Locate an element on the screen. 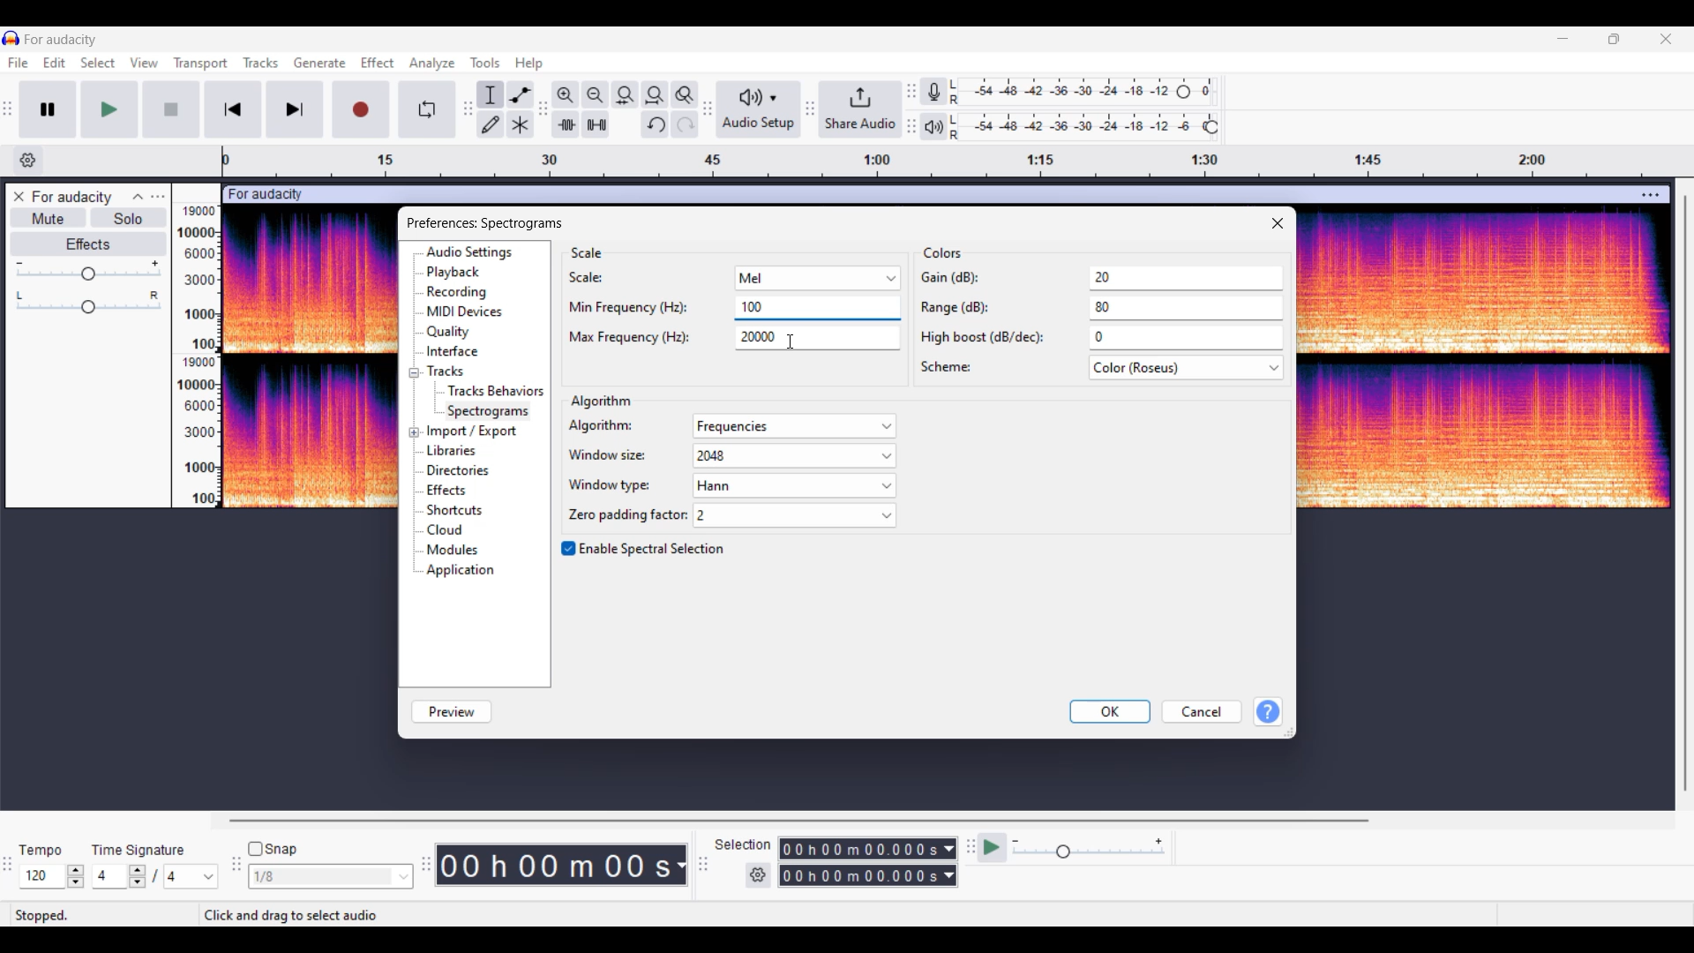 The height and width of the screenshot is (953, 1694). Snap options is located at coordinates (331, 876).